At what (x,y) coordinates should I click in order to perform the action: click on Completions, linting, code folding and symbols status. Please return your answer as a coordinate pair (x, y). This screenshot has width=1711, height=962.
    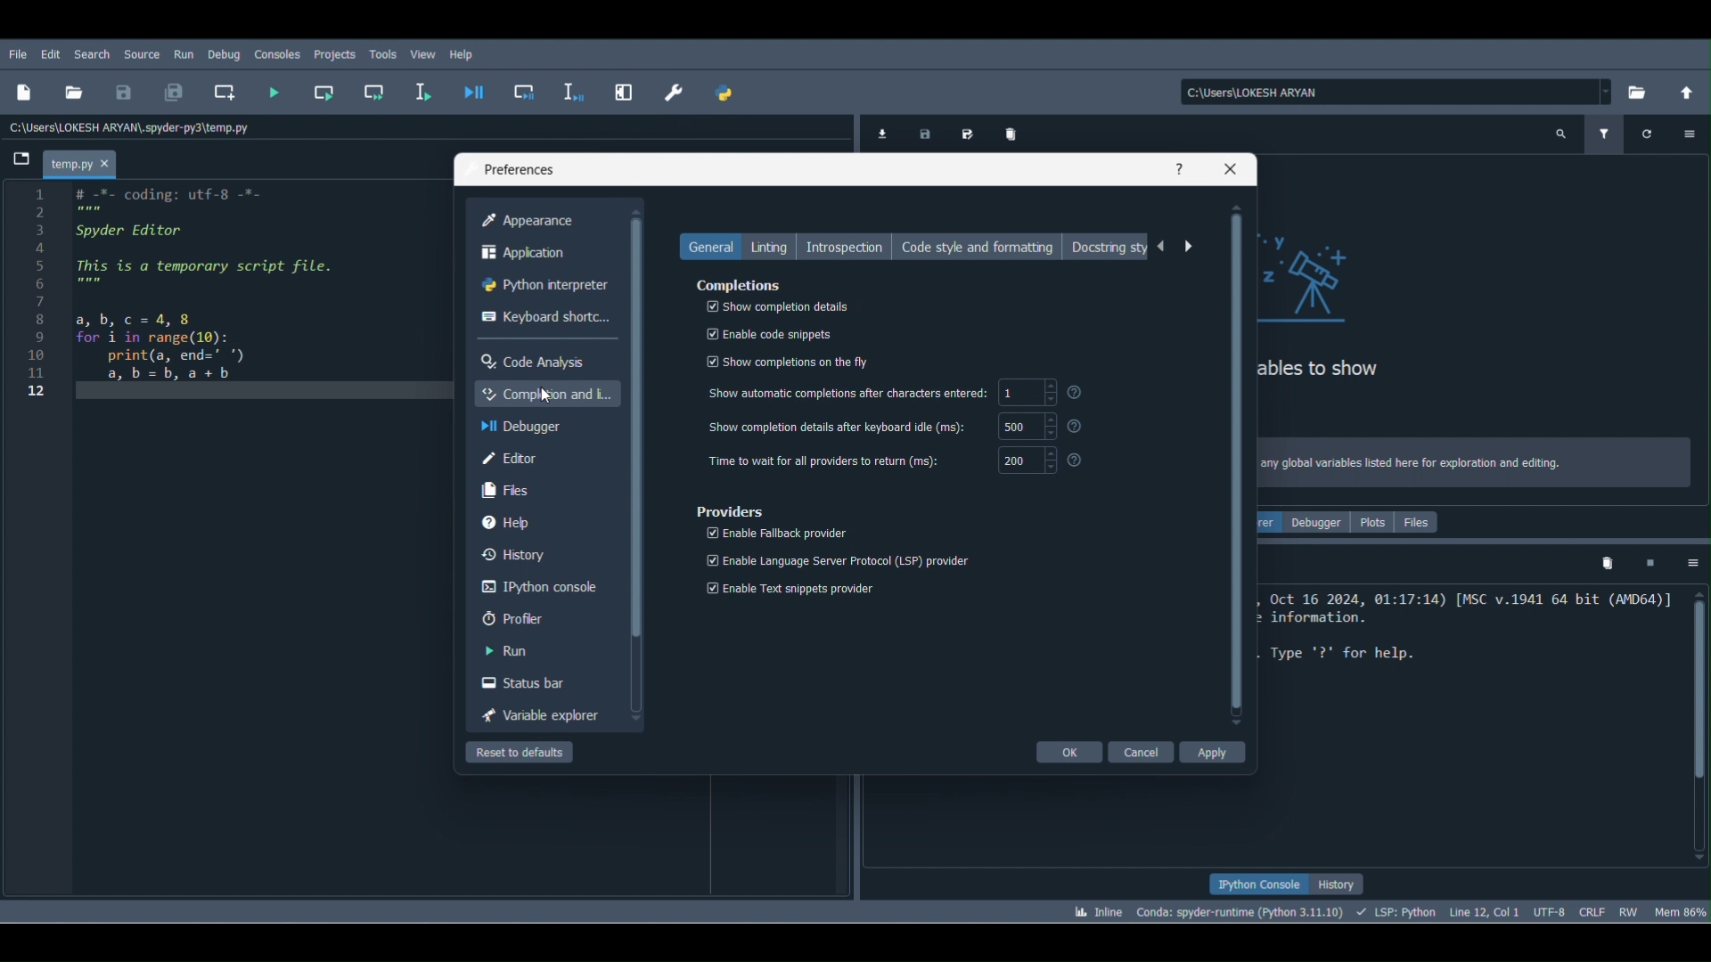
    Looking at the image, I should click on (1399, 911).